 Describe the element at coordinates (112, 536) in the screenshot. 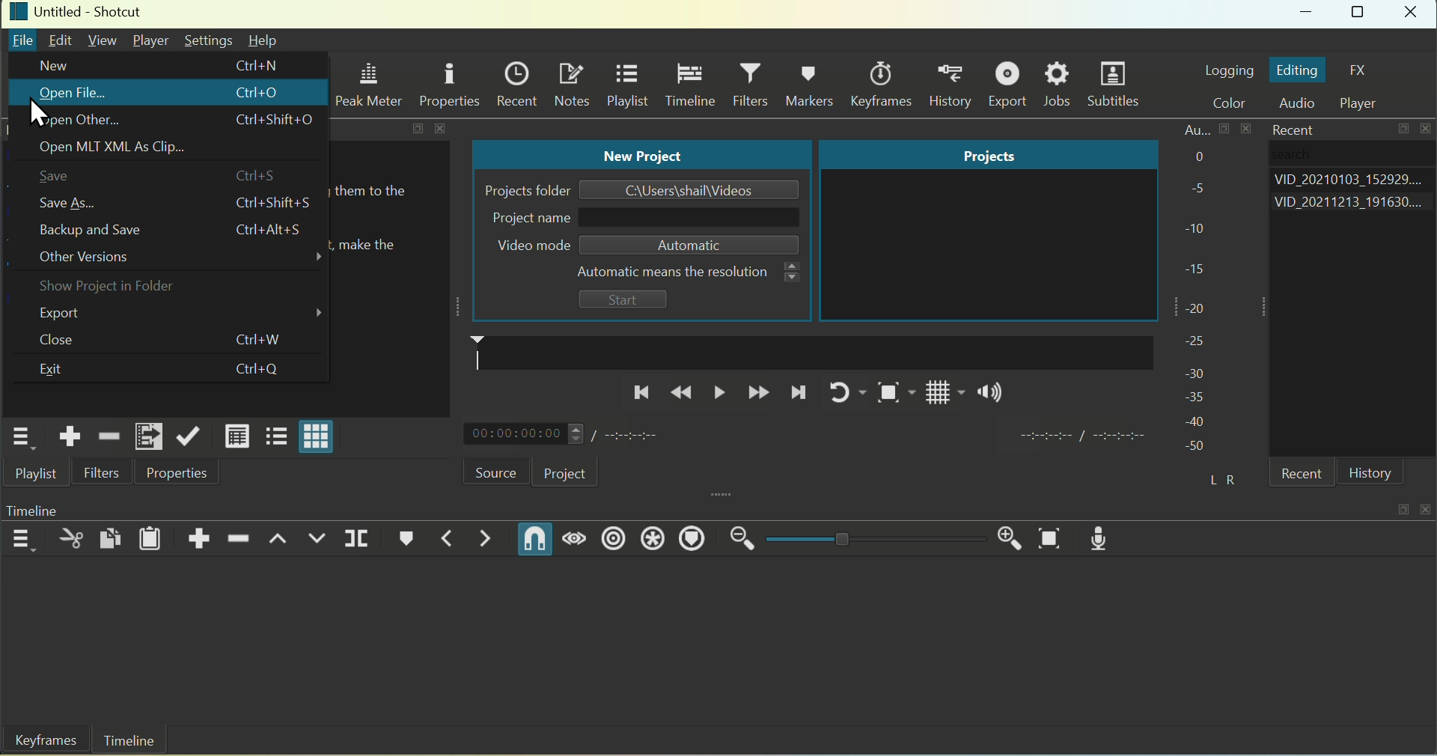

I see `Copy` at that location.